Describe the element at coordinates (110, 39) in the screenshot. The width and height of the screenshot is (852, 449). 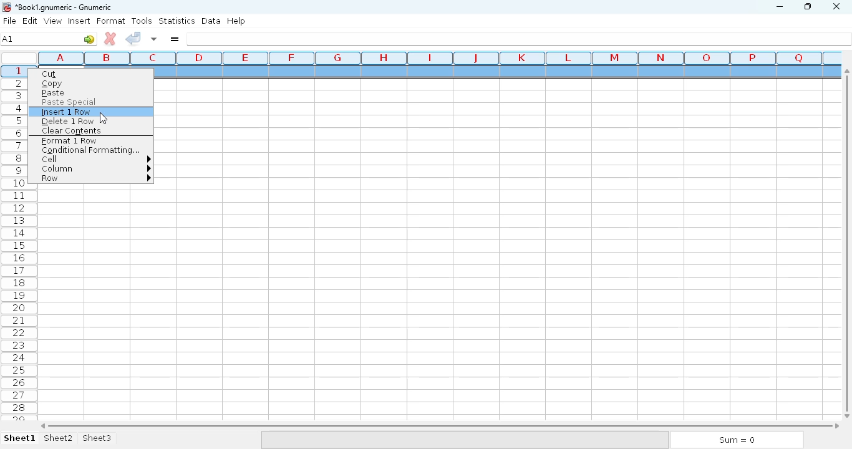
I see `cancel change` at that location.